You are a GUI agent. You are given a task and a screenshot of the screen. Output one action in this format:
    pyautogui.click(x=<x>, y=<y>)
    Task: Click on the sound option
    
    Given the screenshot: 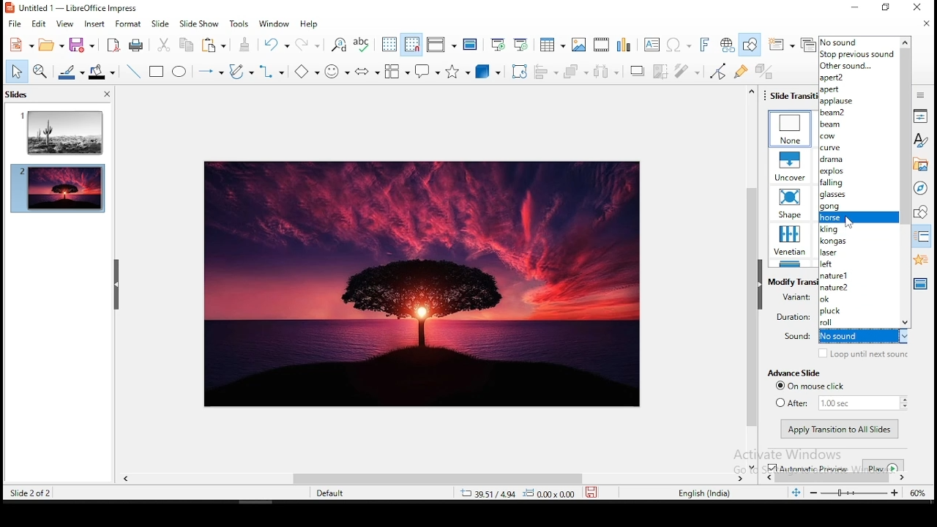 What is the action you would take?
    pyautogui.click(x=858, y=217)
    